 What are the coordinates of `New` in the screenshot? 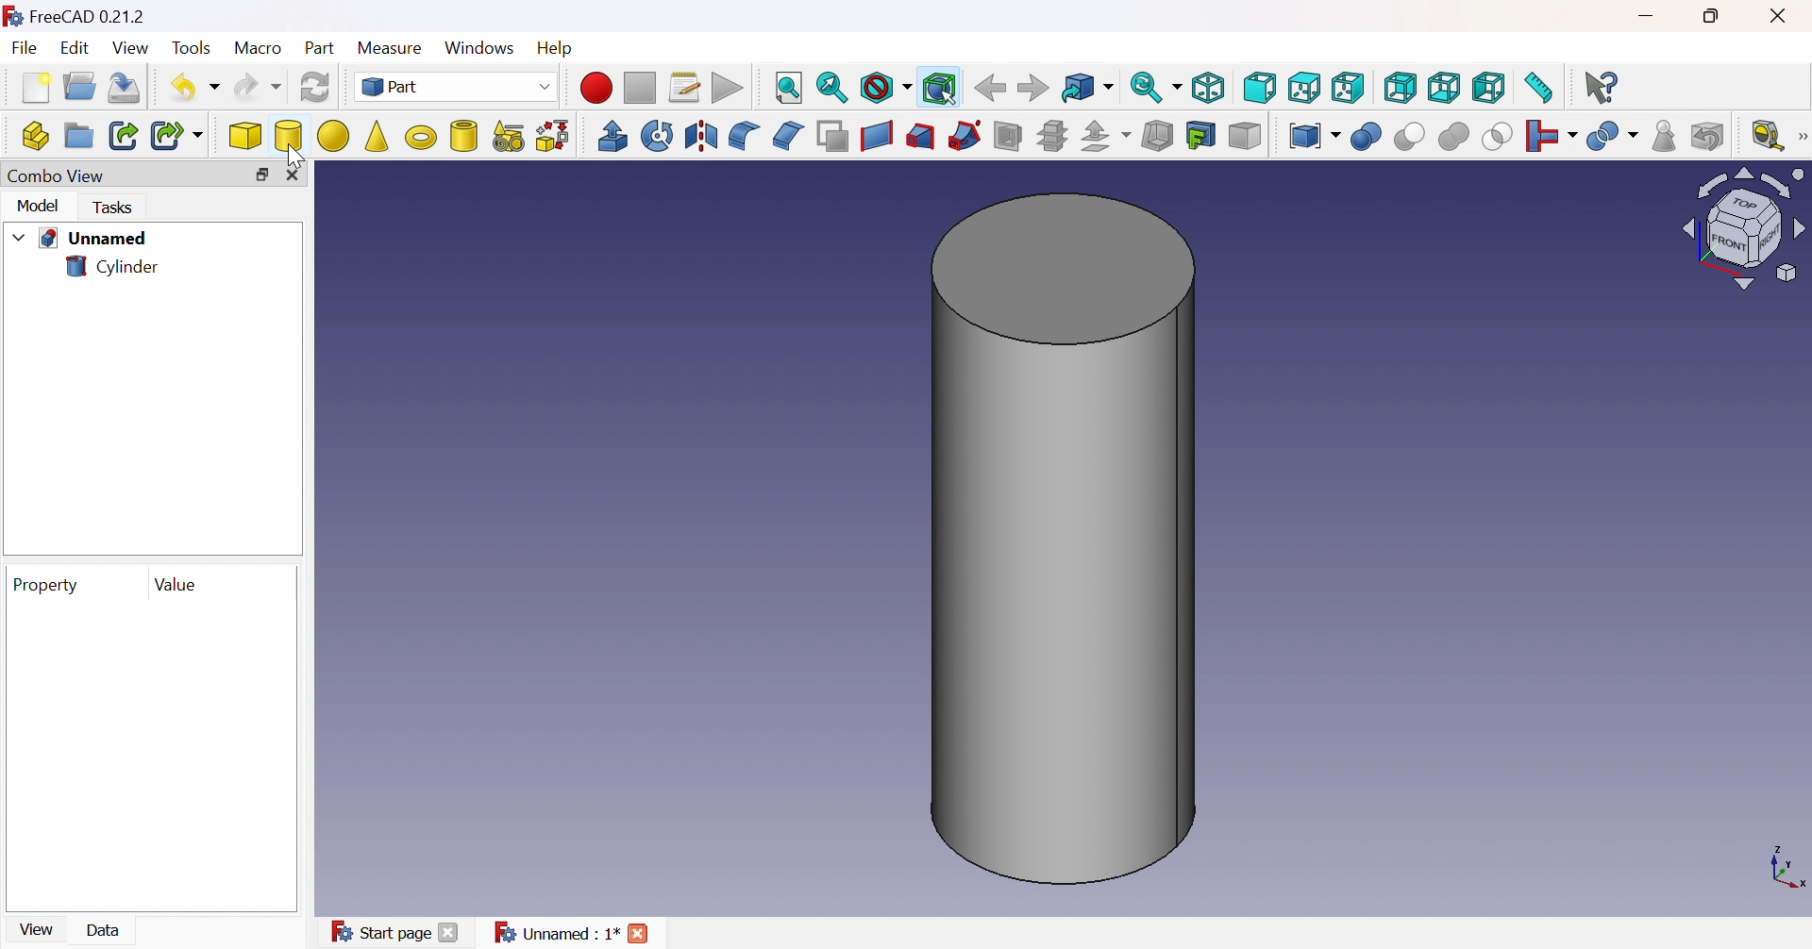 It's located at (37, 88).